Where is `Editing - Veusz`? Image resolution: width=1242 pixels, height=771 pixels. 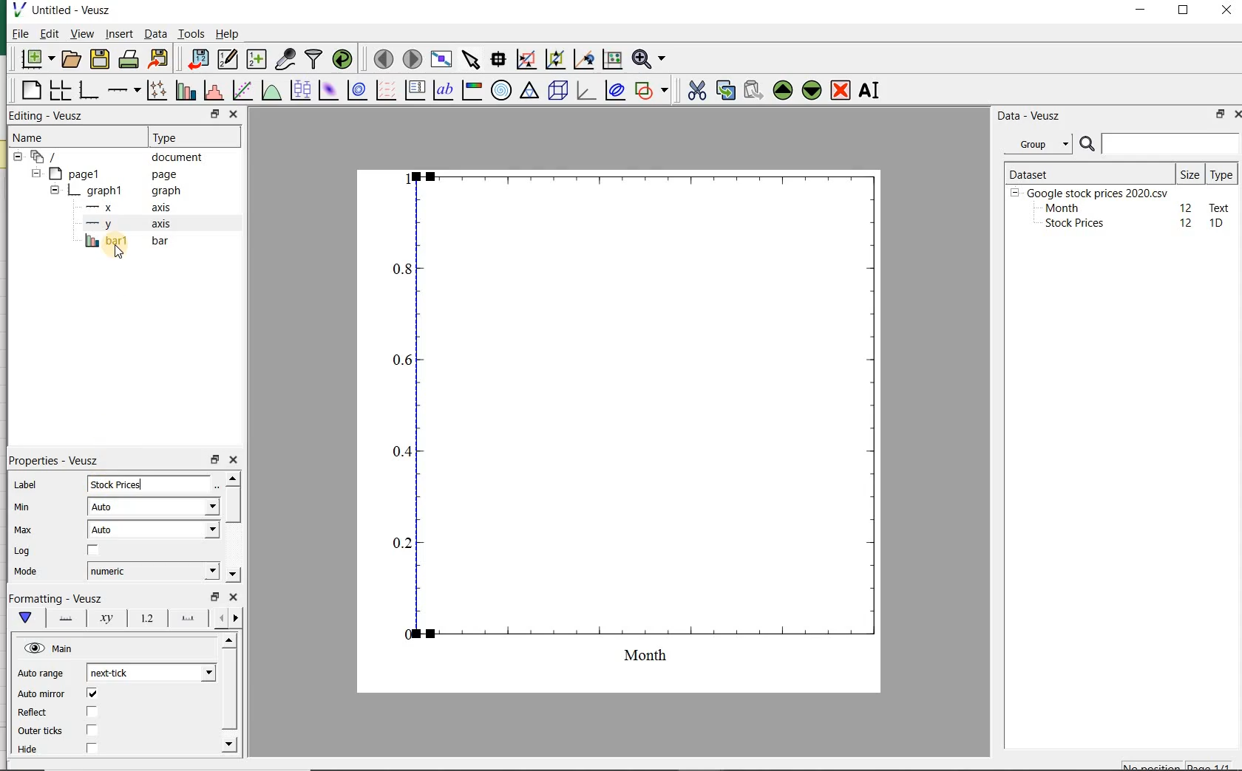 Editing - Veusz is located at coordinates (48, 116).